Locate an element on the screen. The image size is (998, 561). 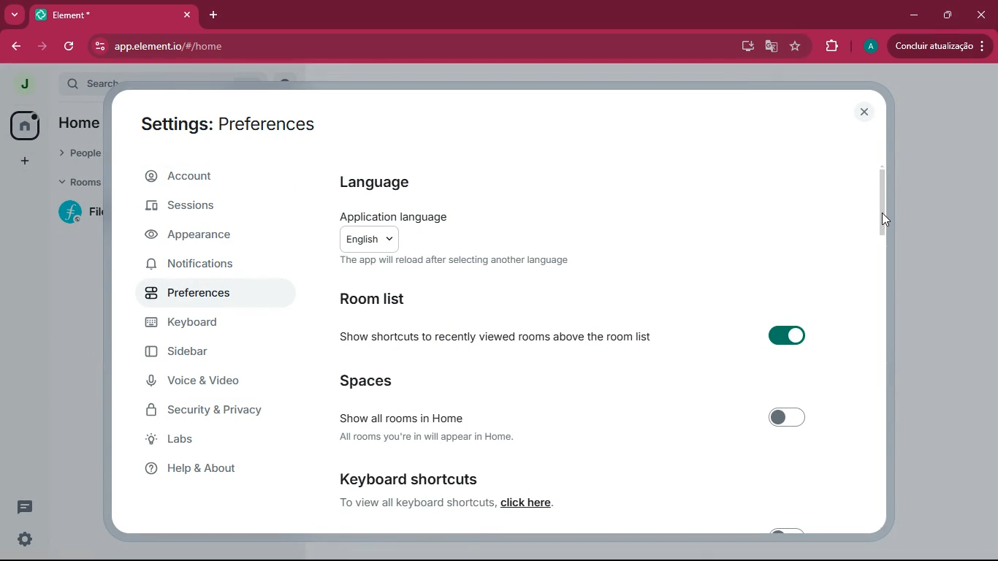
favourite is located at coordinates (796, 47).